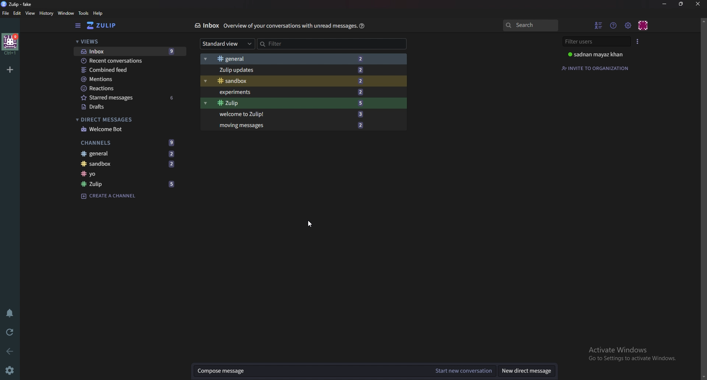 The width and height of the screenshot is (707, 380). I want to click on channels, so click(127, 143).